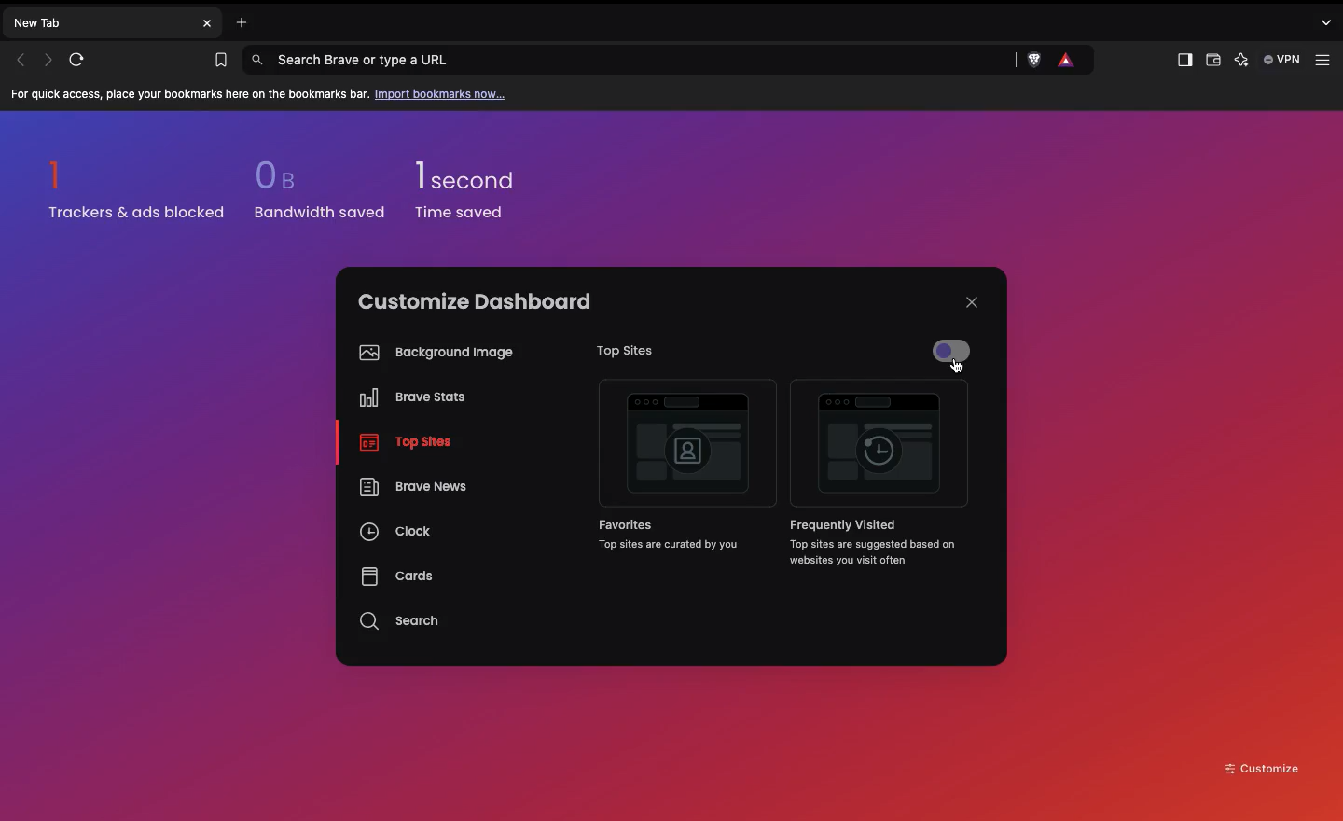 Image resolution: width=1343 pixels, height=821 pixels. I want to click on Open new tab, so click(237, 21).